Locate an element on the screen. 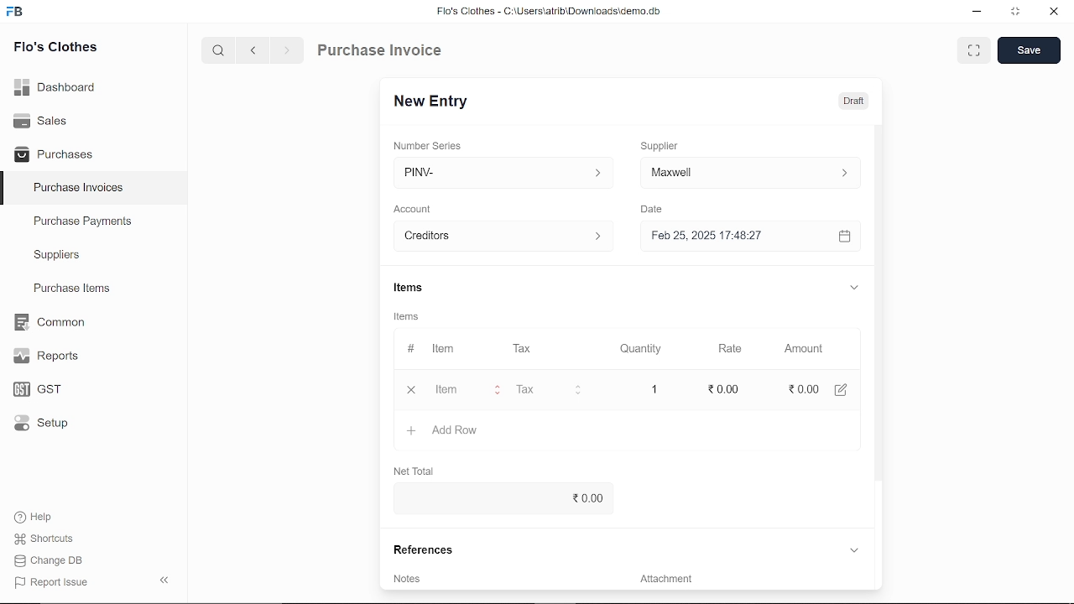 Image resolution: width=1074 pixels, height=604 pixels. input Item is located at coordinates (465, 389).